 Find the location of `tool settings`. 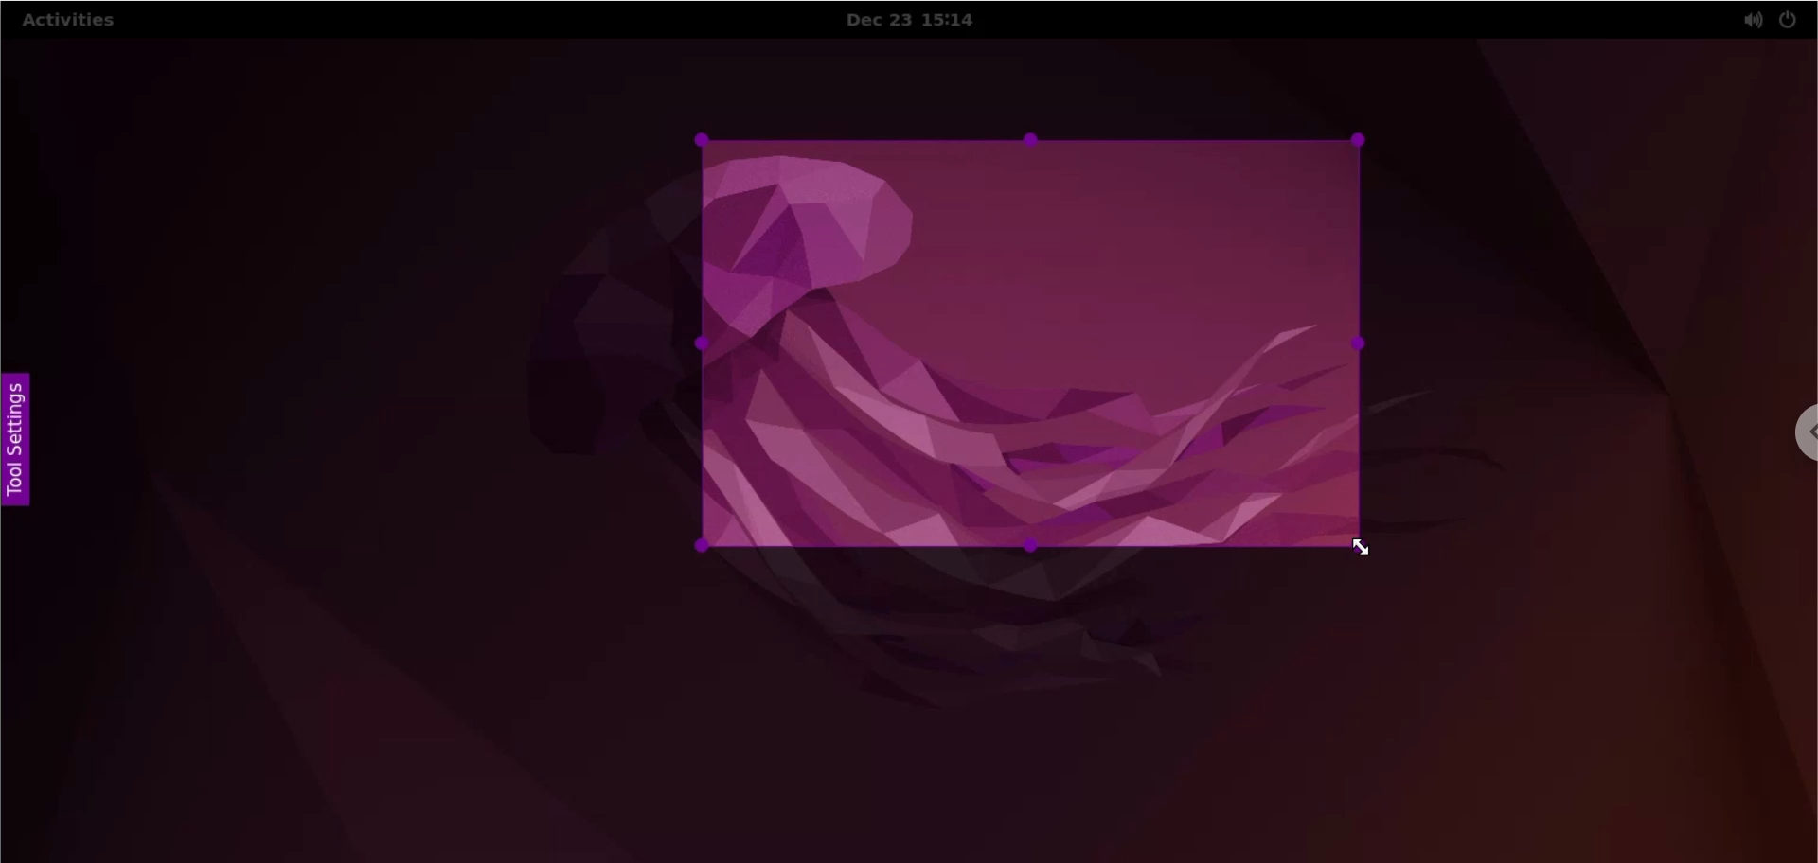

tool settings is located at coordinates (18, 444).